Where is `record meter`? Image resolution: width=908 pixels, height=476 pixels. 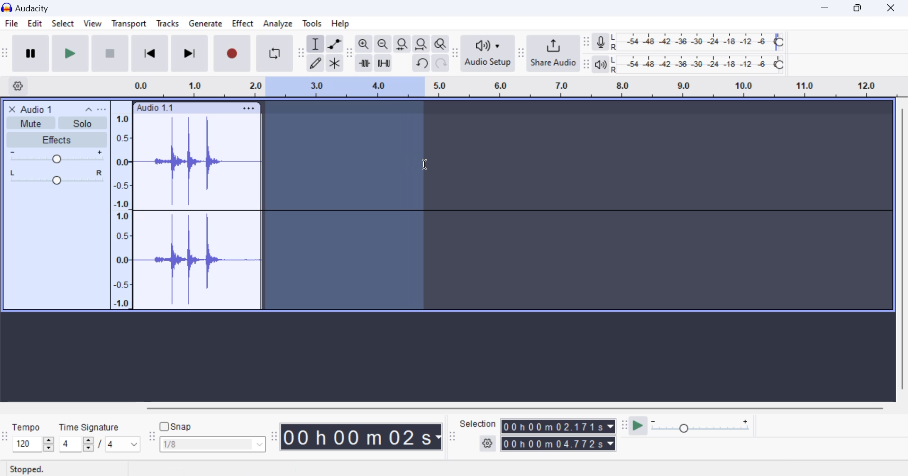
record meter is located at coordinates (601, 43).